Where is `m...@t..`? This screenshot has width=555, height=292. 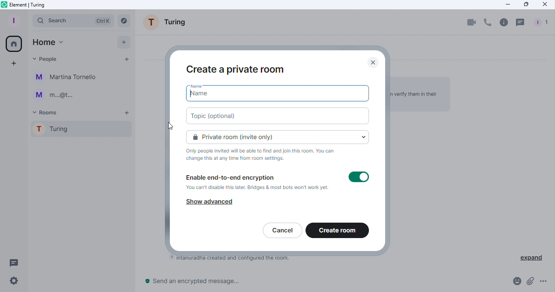 m...@t.. is located at coordinates (53, 95).